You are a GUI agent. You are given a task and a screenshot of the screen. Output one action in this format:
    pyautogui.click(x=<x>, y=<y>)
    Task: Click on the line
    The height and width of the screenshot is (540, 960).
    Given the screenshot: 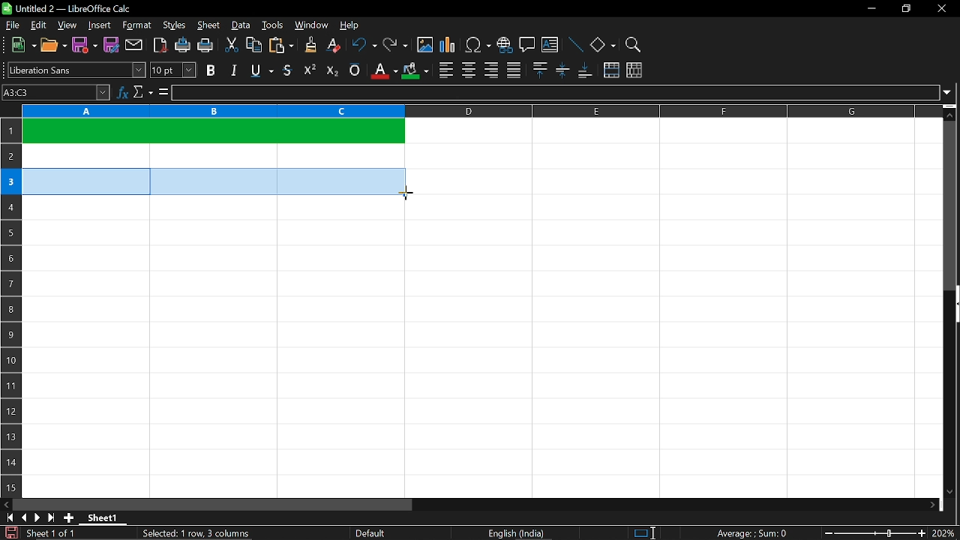 What is the action you would take?
    pyautogui.click(x=575, y=44)
    